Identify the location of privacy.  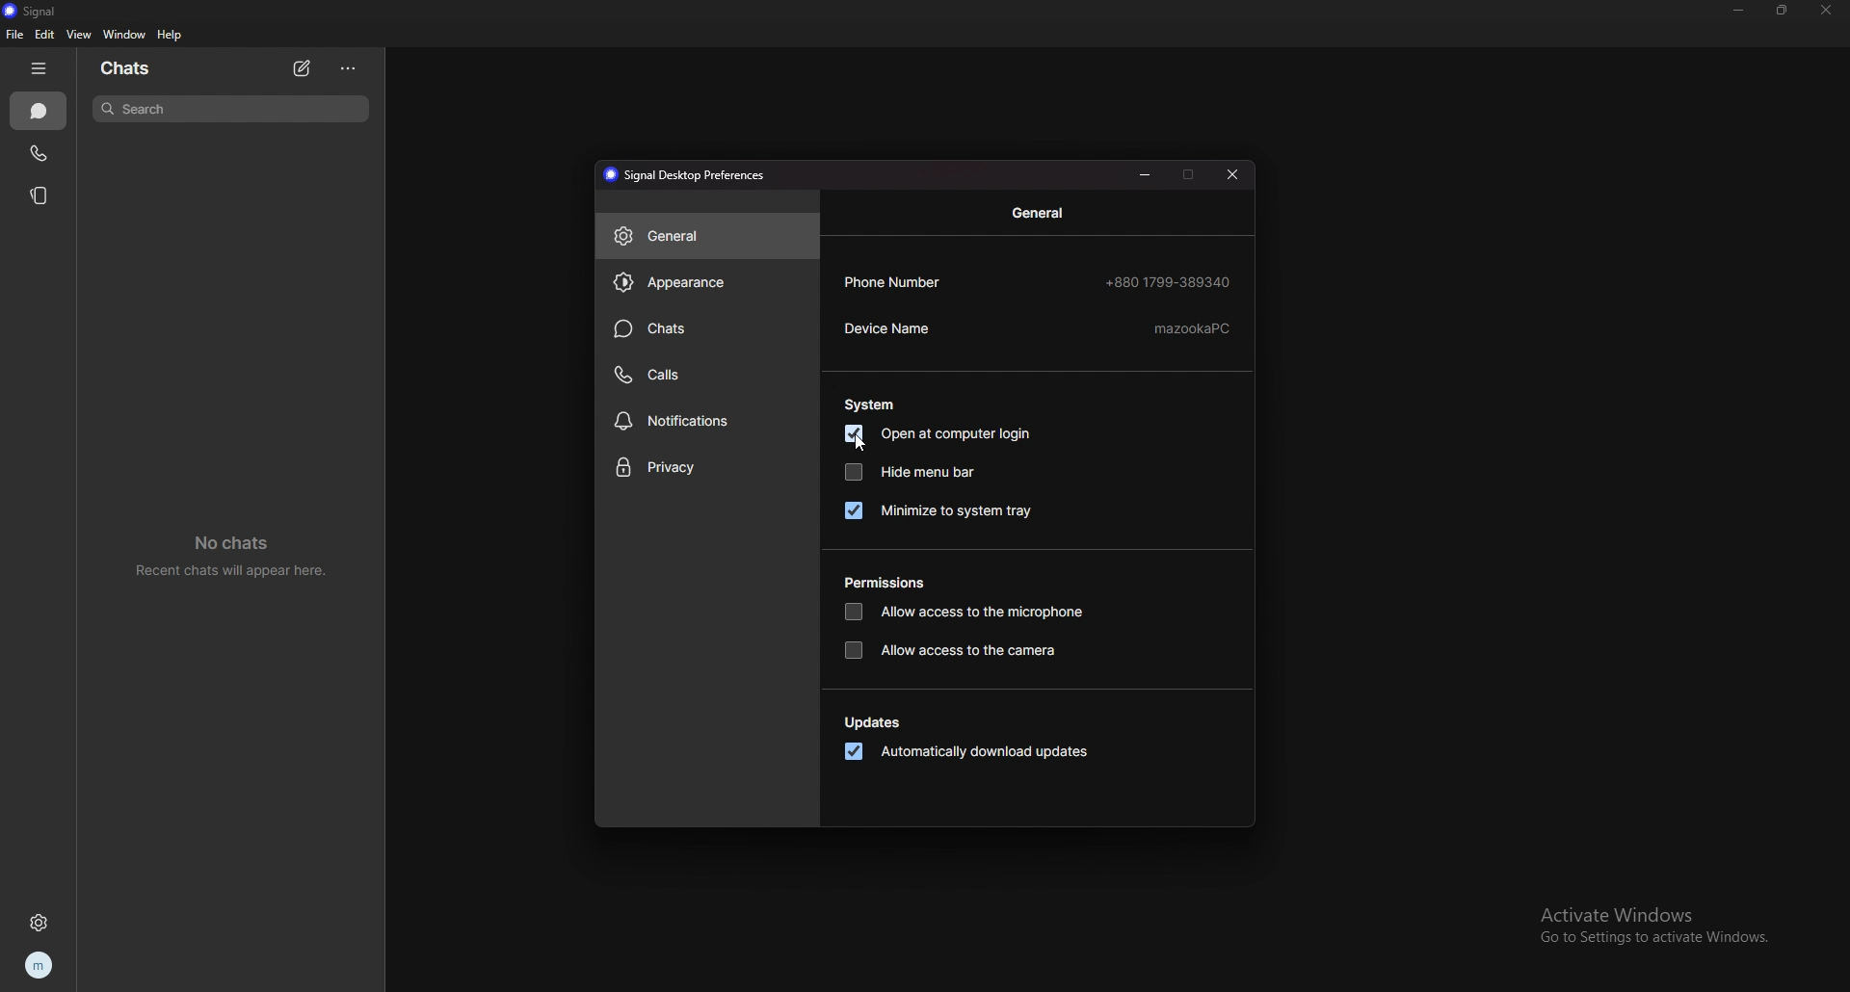
(705, 468).